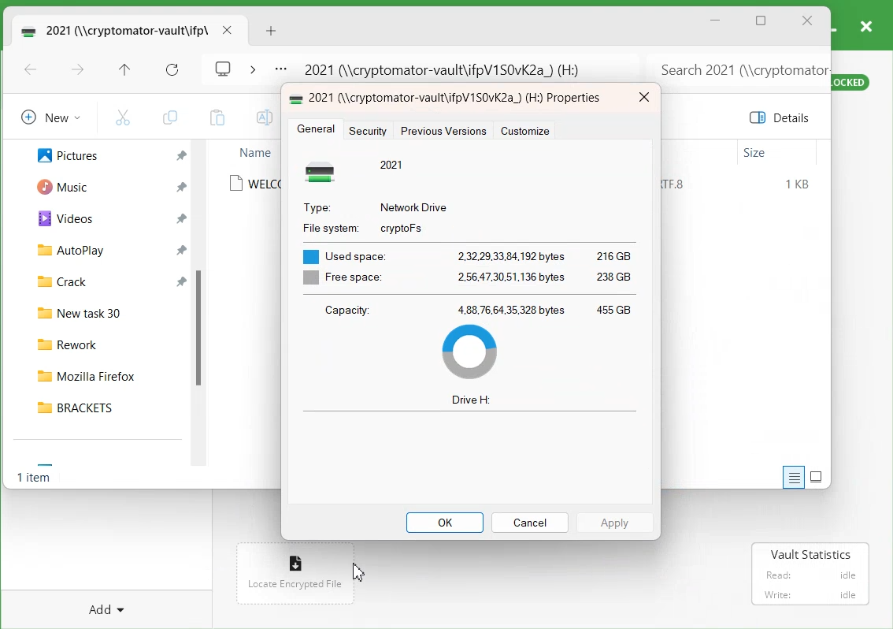  I want to click on React idle, so click(809, 573).